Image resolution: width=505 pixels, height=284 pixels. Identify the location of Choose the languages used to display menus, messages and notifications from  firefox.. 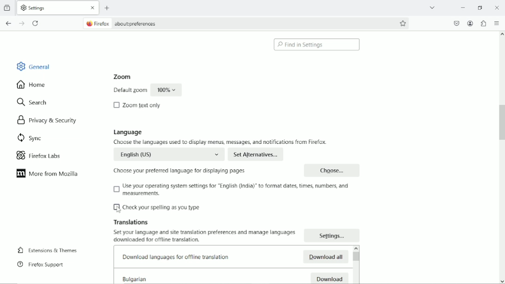
(233, 143).